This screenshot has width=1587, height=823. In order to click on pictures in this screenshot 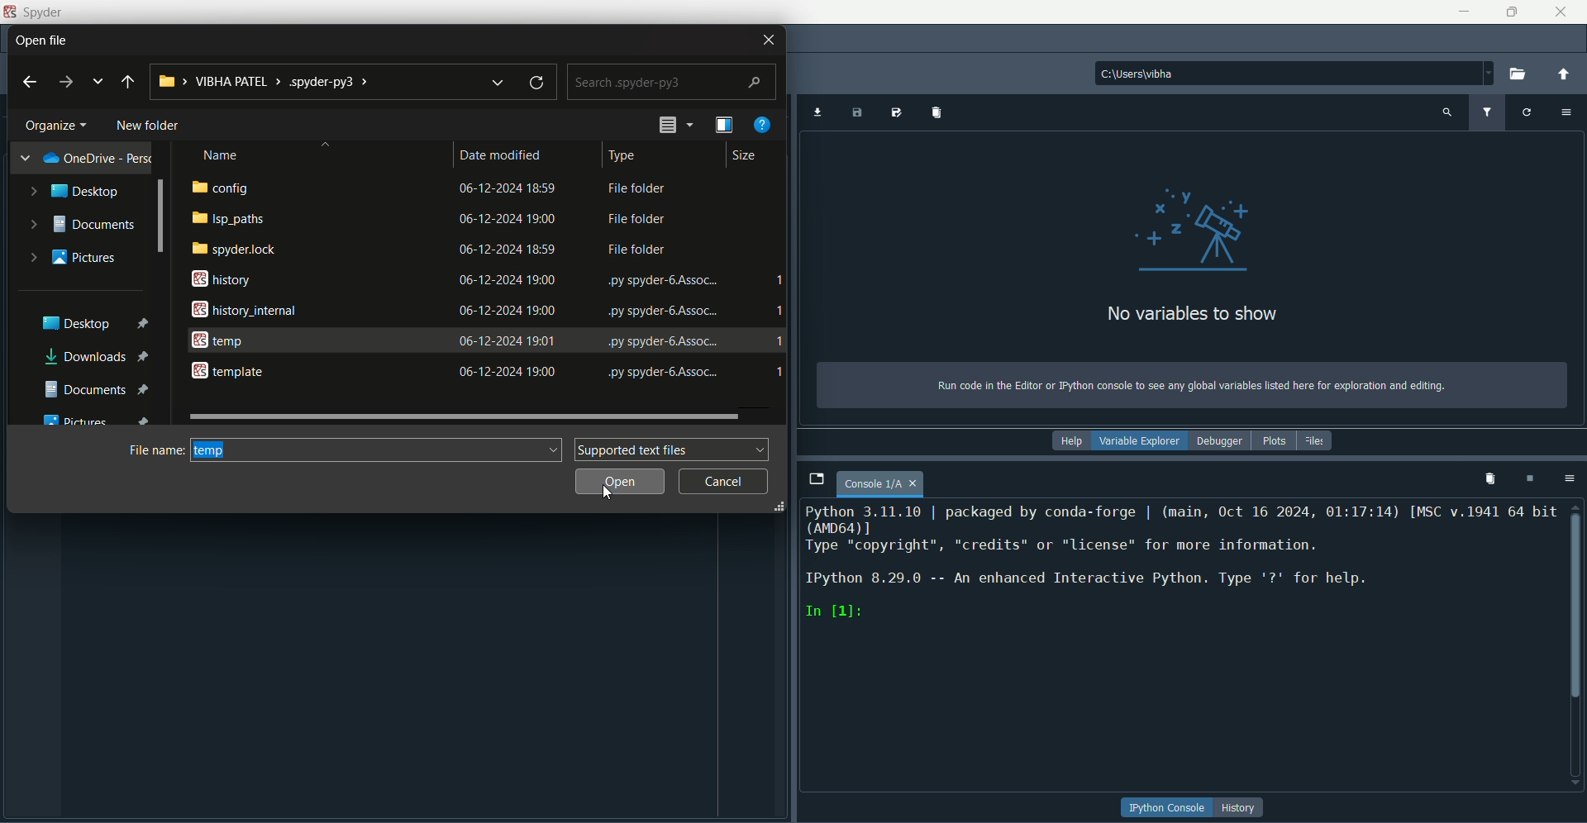, I will do `click(76, 256)`.